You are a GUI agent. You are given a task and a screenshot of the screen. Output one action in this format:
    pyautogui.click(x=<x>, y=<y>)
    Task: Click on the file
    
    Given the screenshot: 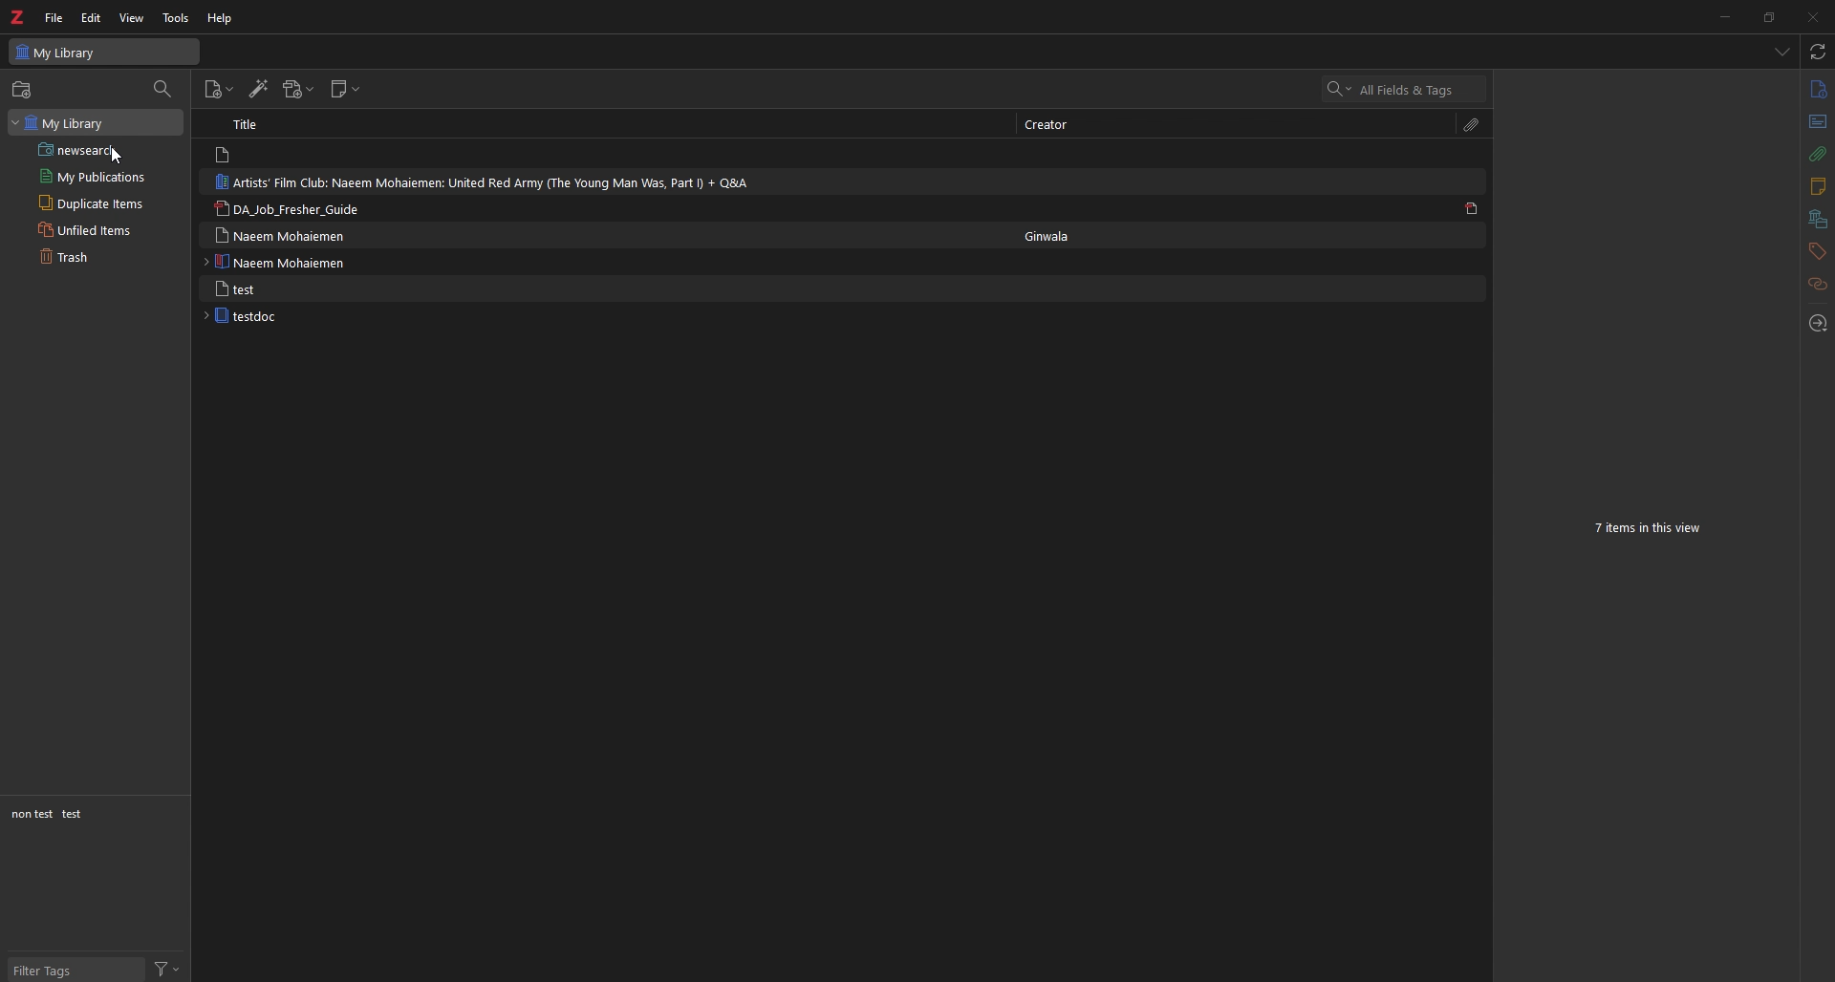 What is the action you would take?
    pyautogui.click(x=54, y=18)
    